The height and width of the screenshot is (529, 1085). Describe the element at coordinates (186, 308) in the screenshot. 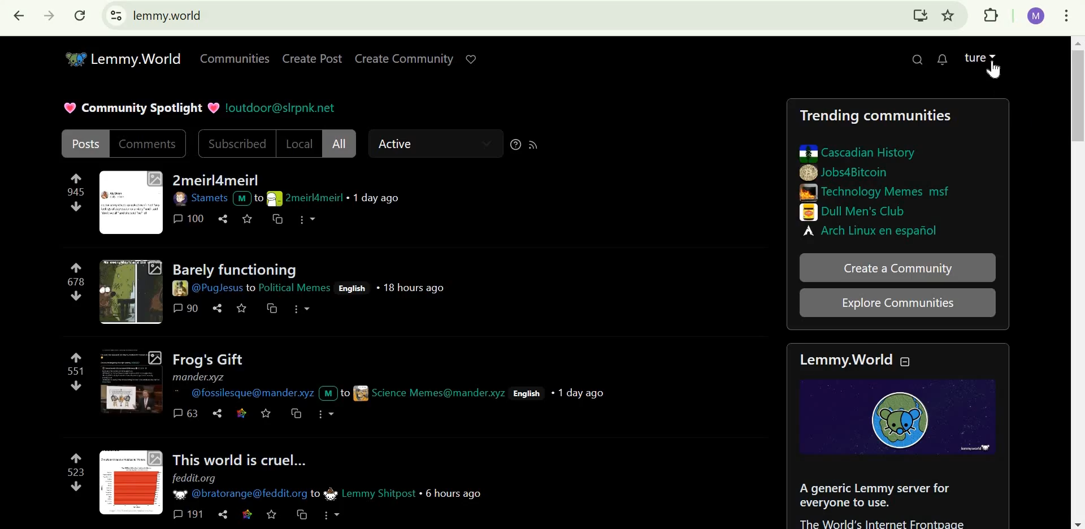

I see `90 comments` at that location.